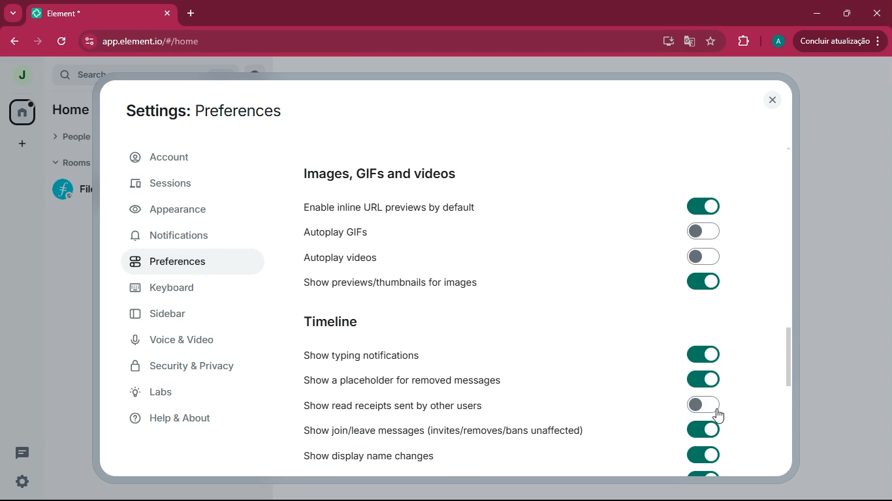 Image resolution: width=892 pixels, height=501 pixels. Describe the element at coordinates (704, 231) in the screenshot. I see `toggle on/off` at that location.